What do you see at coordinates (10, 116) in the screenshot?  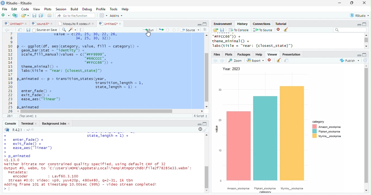 I see `26:1` at bounding box center [10, 116].